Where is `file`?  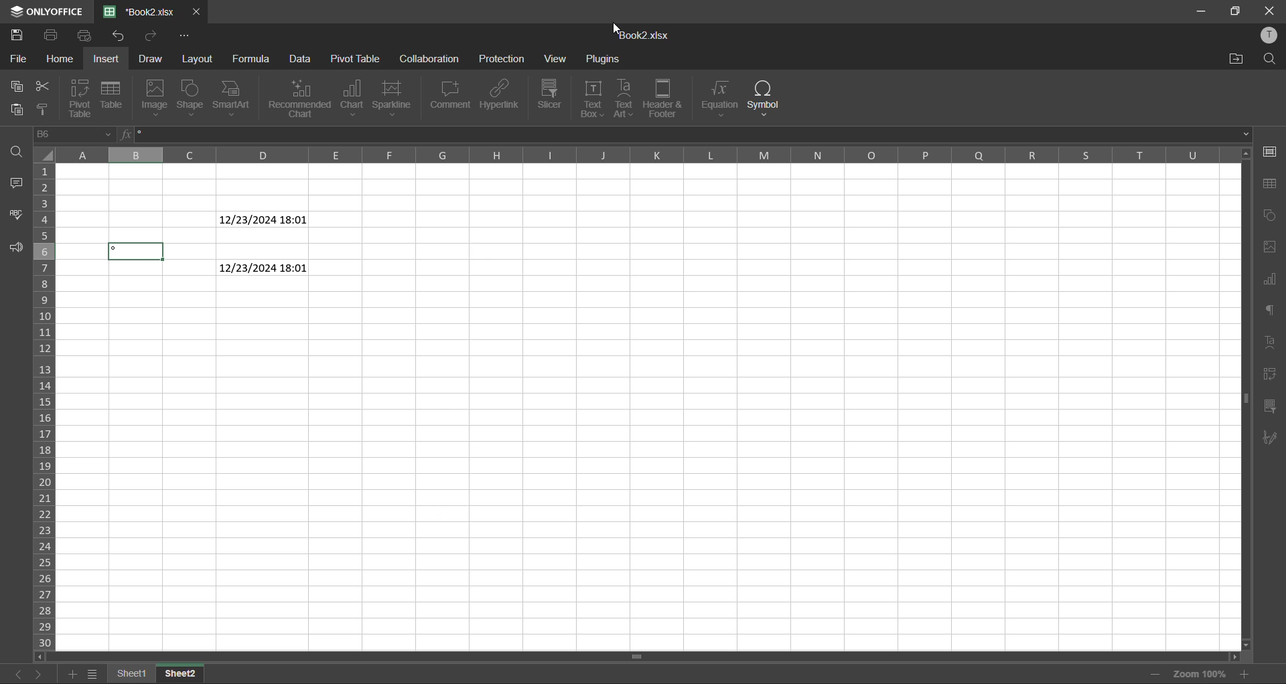
file is located at coordinates (16, 58).